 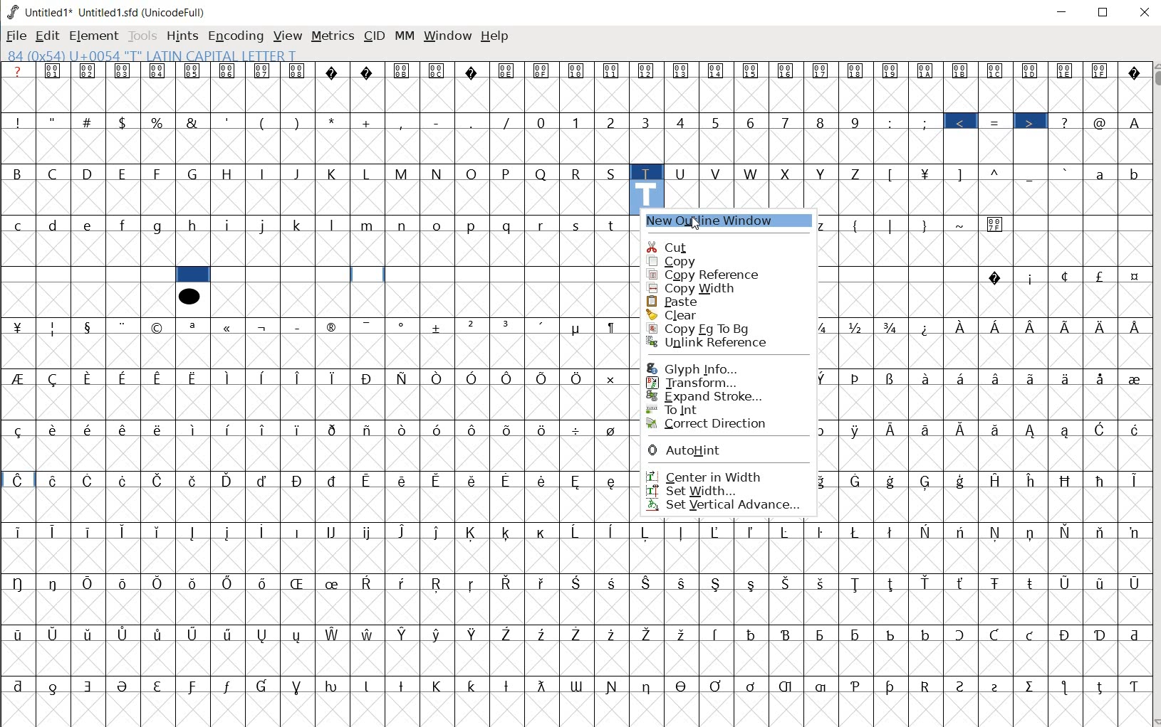 I want to click on Symbol, so click(x=788, y=686).